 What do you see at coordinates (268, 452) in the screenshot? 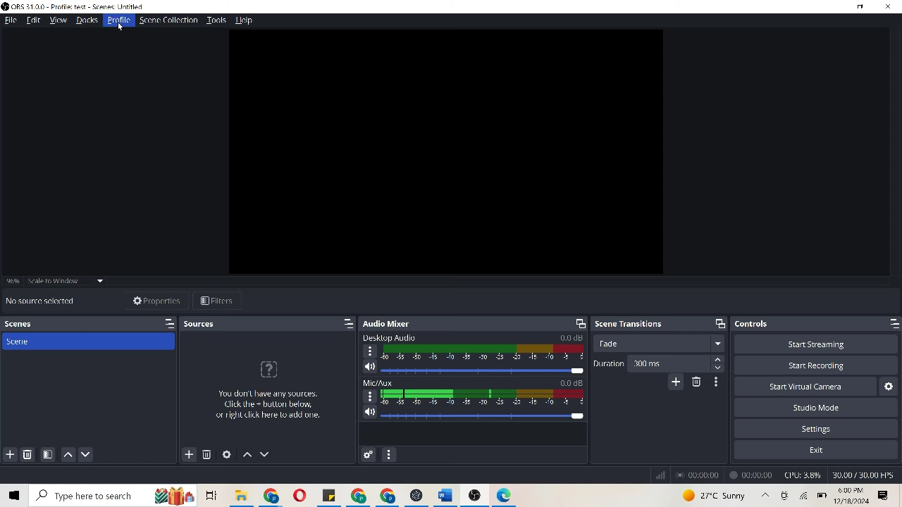
I see `move sources down` at bounding box center [268, 452].